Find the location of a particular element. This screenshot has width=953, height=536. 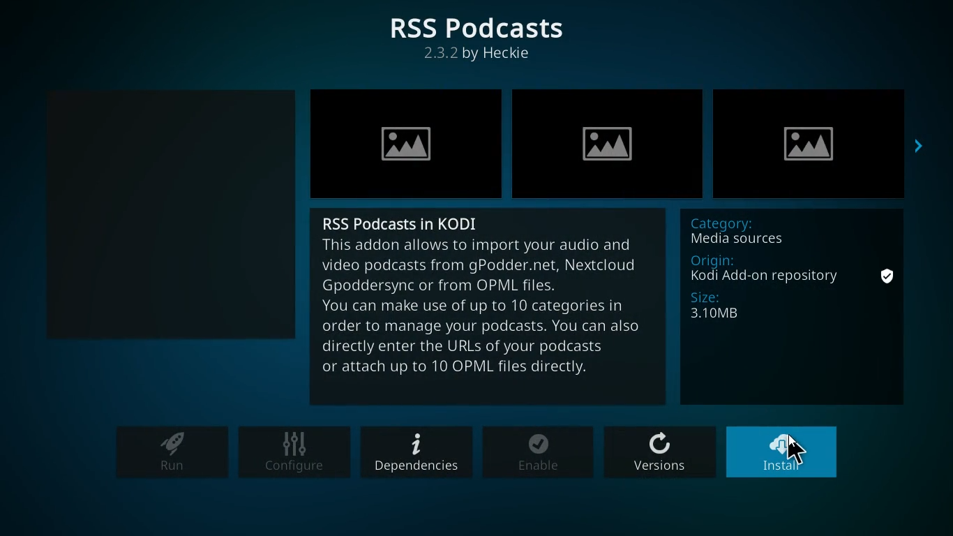

enable is located at coordinates (539, 454).